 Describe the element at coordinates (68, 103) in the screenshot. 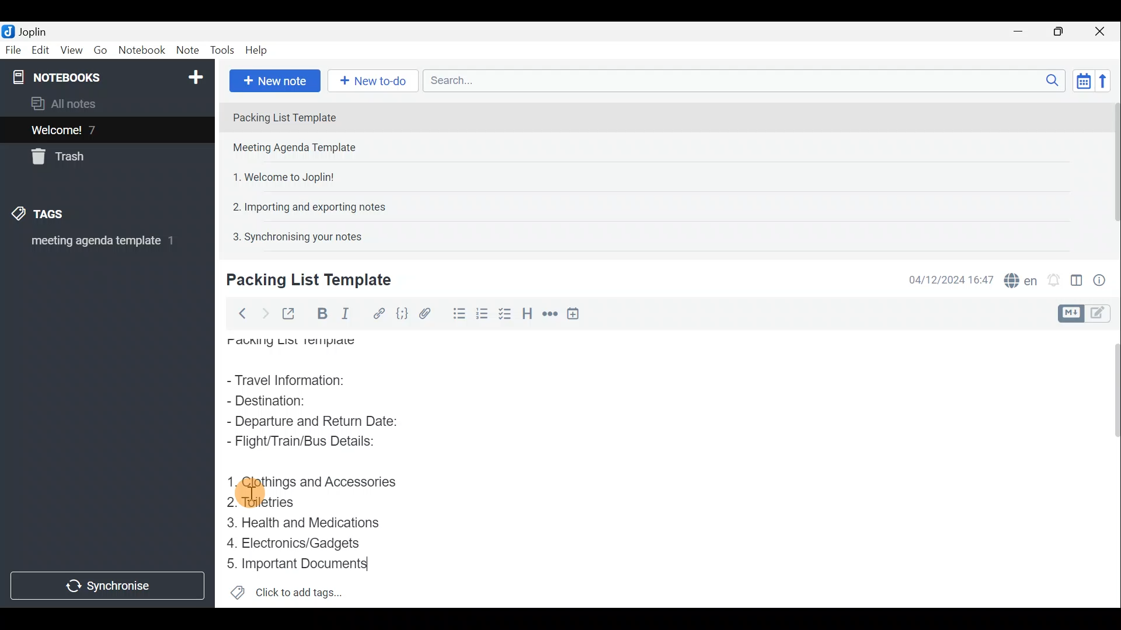

I see `All notes` at that location.